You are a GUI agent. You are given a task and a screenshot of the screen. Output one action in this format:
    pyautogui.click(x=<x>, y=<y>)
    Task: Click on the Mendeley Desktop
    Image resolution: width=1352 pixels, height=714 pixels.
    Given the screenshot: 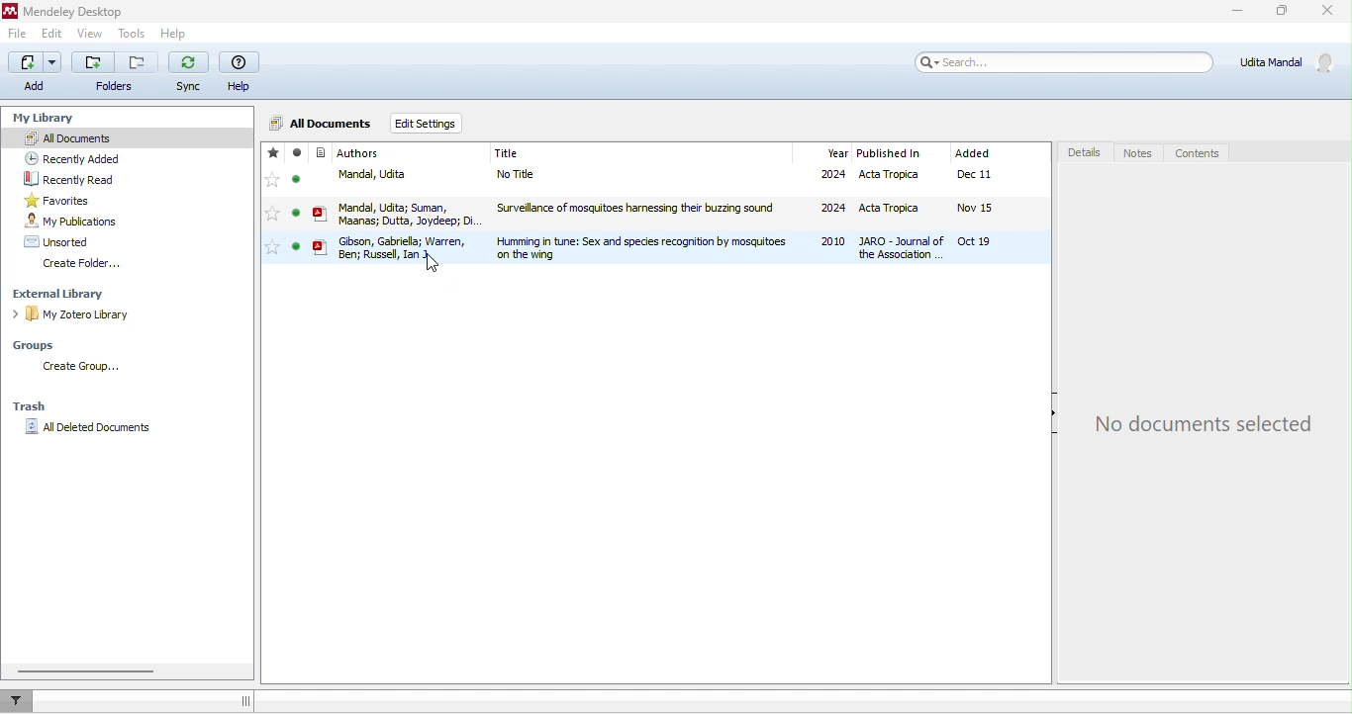 What is the action you would take?
    pyautogui.click(x=80, y=12)
    